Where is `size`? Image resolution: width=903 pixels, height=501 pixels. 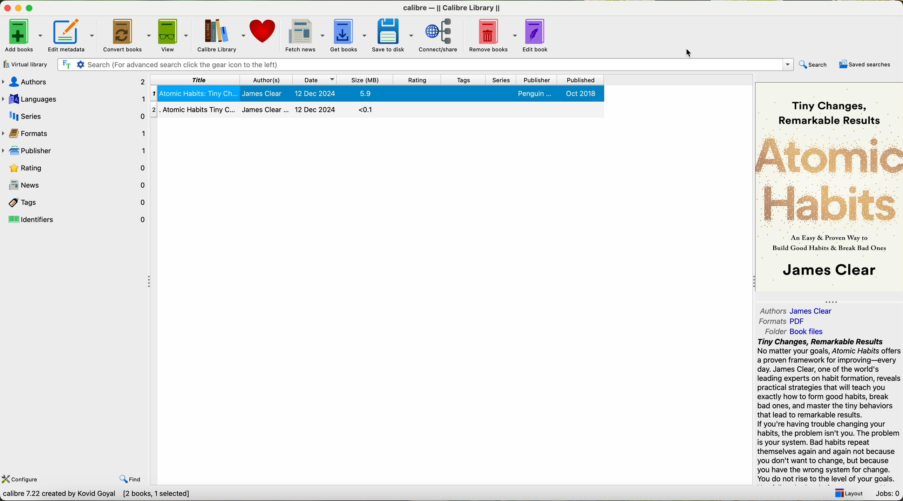
size is located at coordinates (362, 79).